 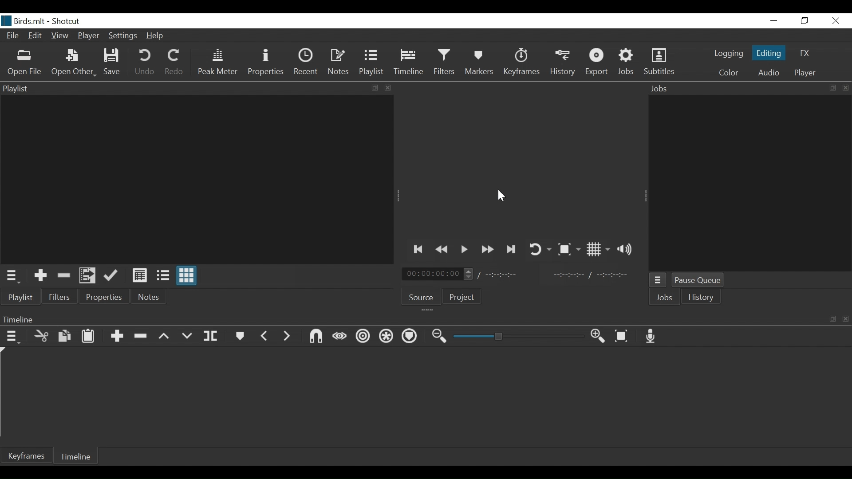 What do you see at coordinates (540, 248) in the screenshot?
I see `Toggle player looping` at bounding box center [540, 248].